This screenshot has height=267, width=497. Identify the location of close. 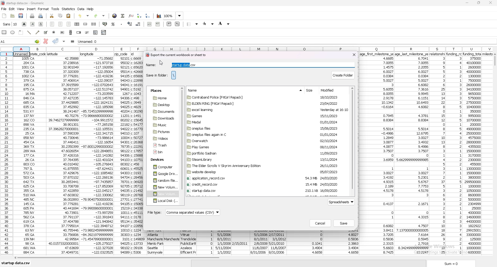
(354, 54).